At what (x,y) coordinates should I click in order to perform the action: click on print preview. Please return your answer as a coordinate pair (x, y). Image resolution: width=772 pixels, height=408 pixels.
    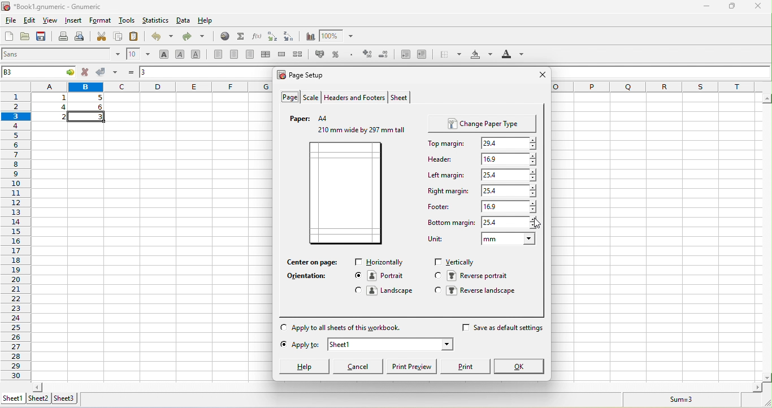
    Looking at the image, I should click on (411, 367).